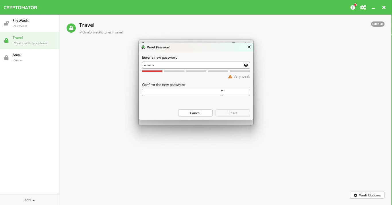  I want to click on Close, so click(384, 8).